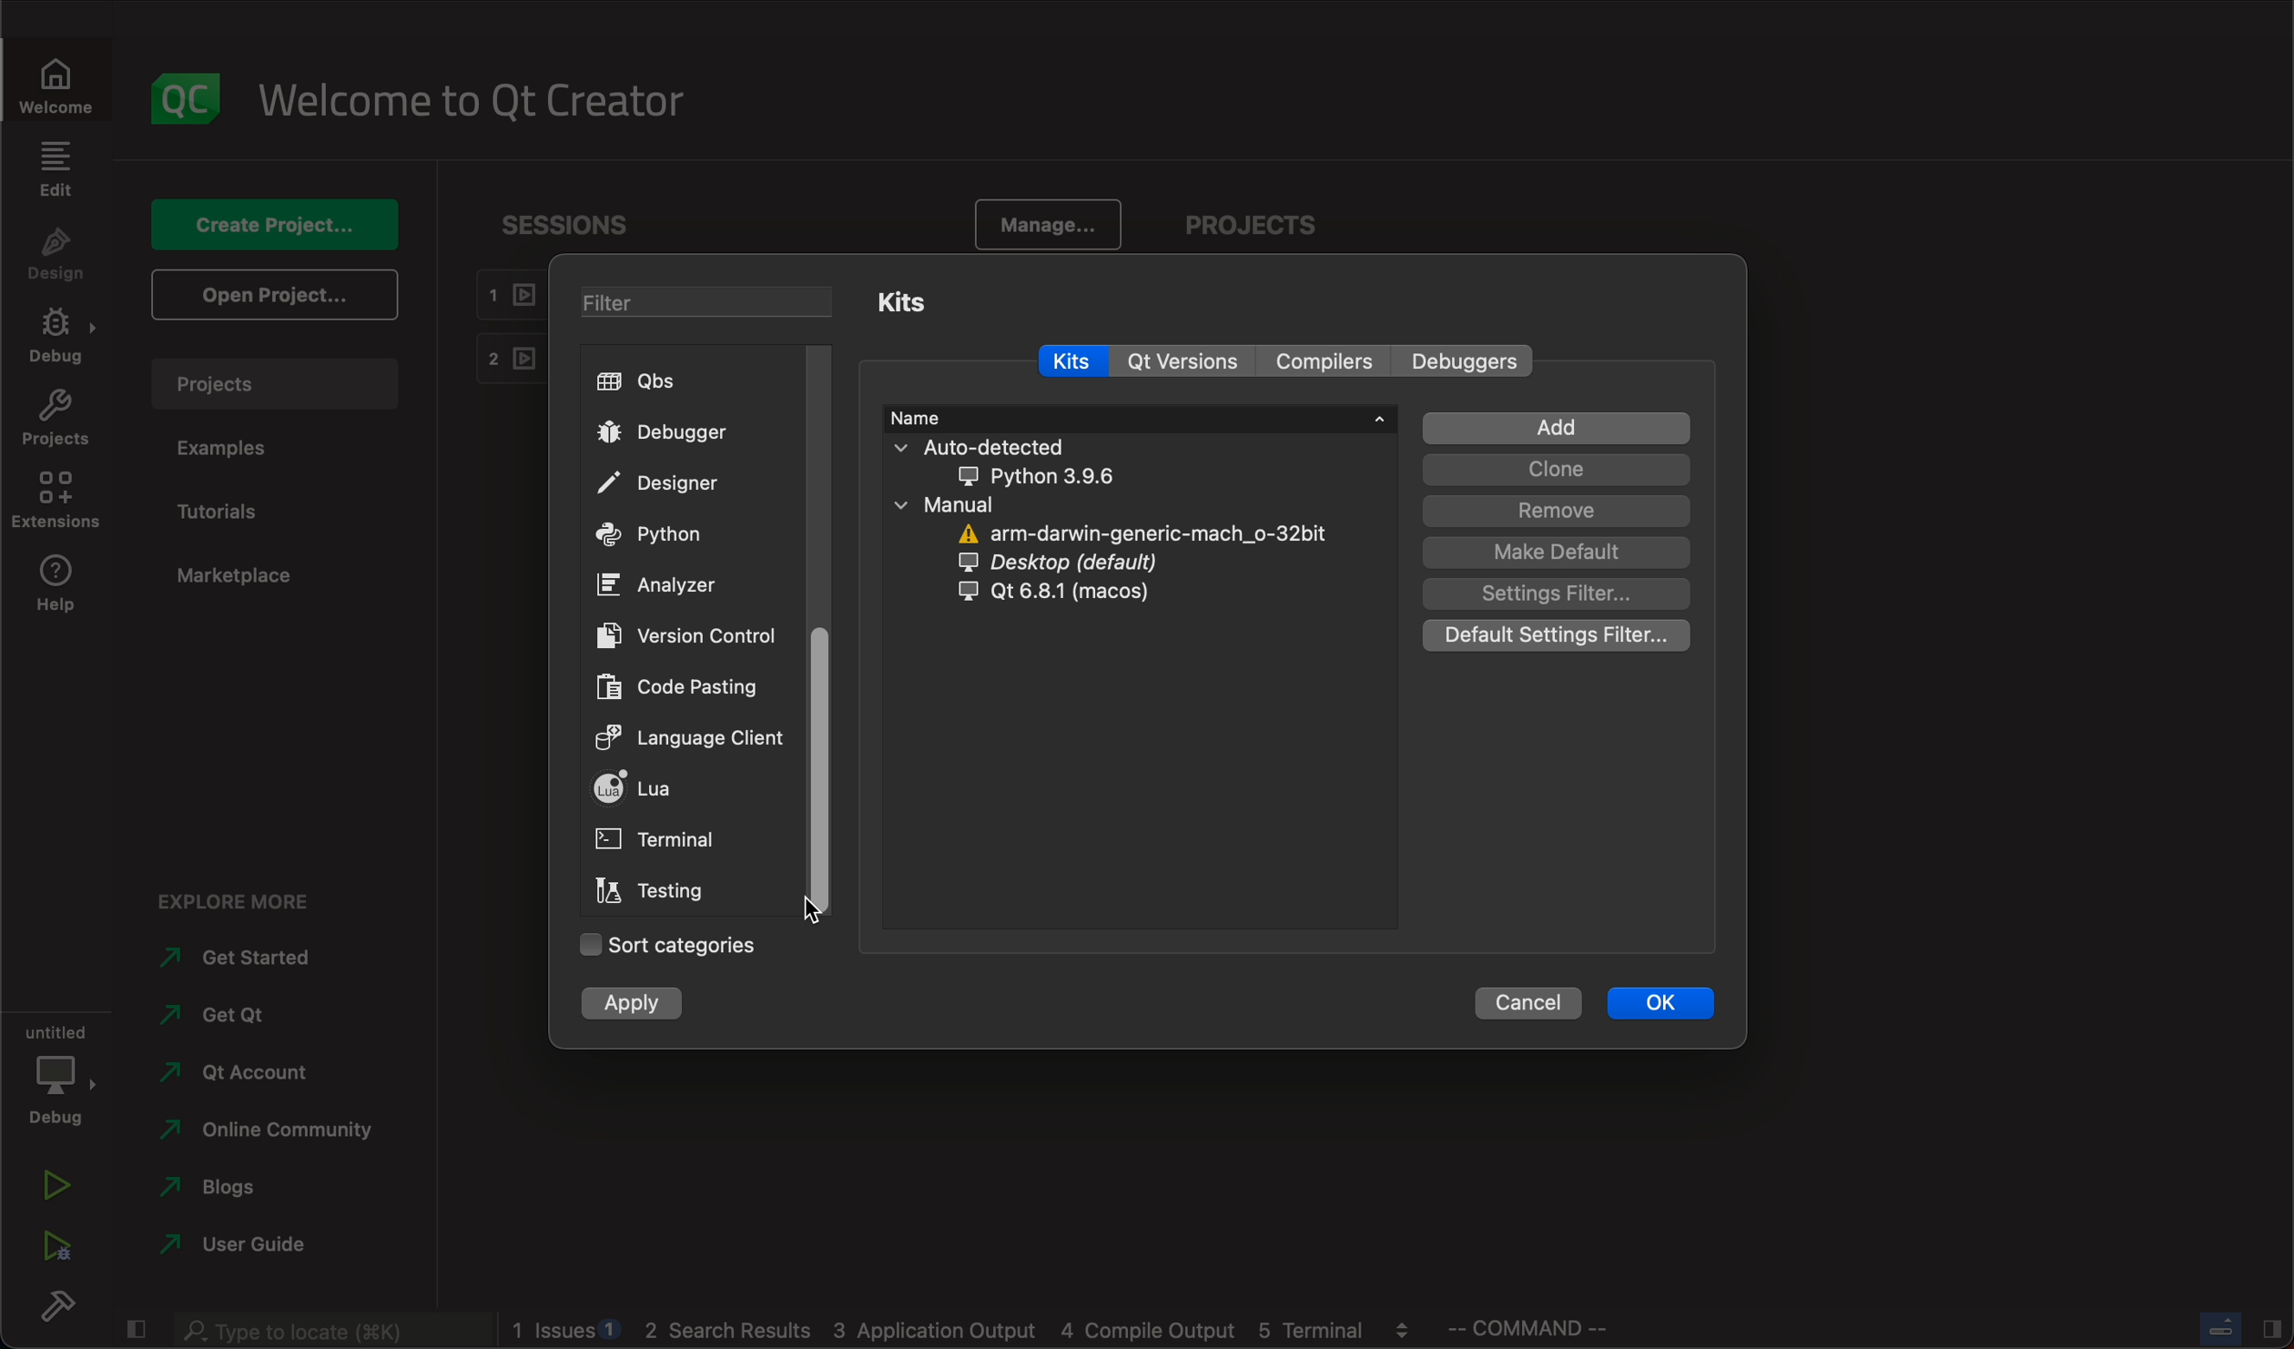  I want to click on sessions, so click(566, 231).